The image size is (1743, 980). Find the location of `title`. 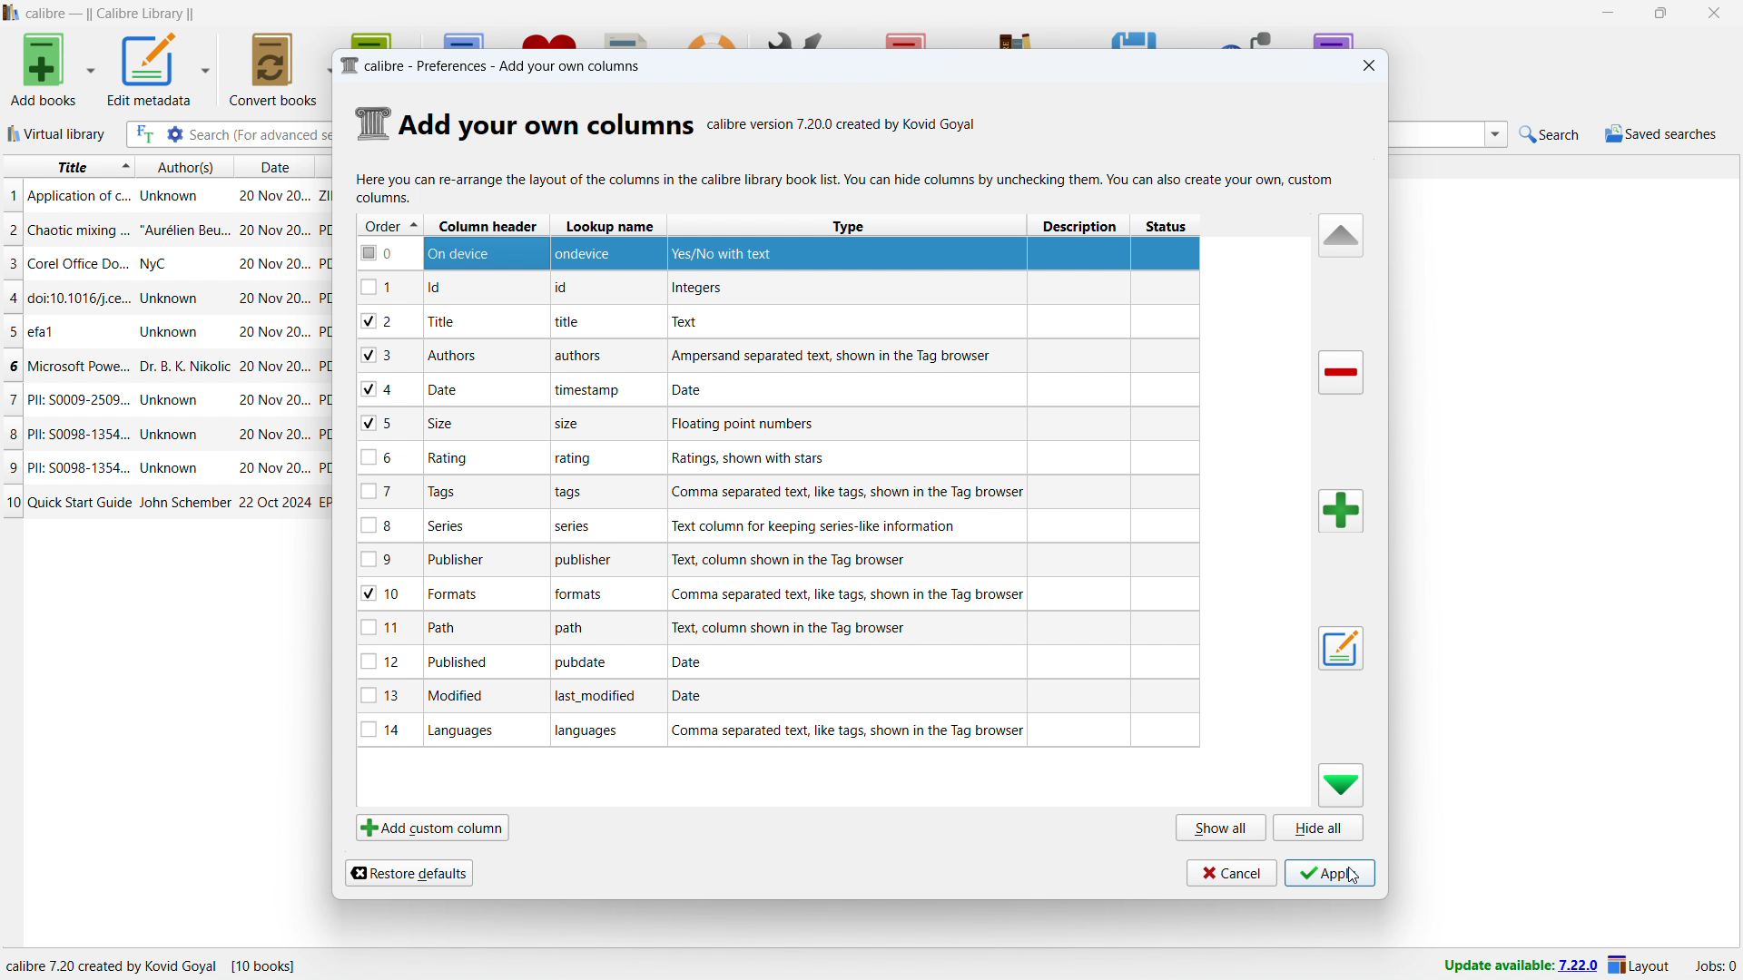

title is located at coordinates (570, 323).